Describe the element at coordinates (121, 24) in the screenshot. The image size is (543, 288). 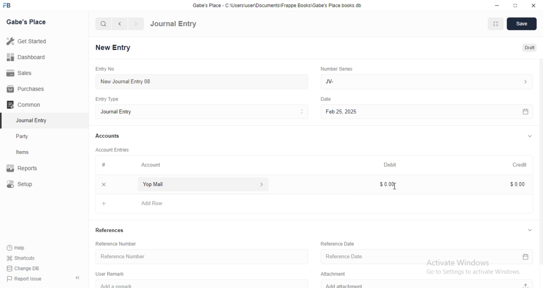
I see `navigate backward` at that location.